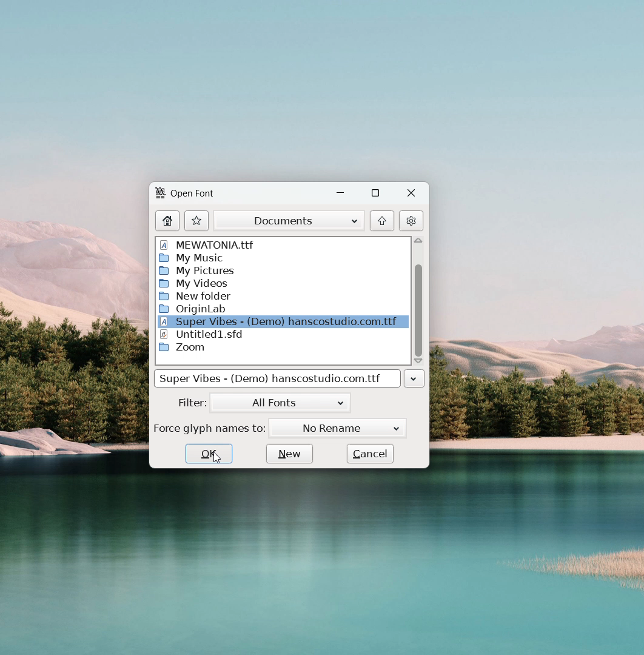 The height and width of the screenshot is (655, 644). I want to click on ok, so click(209, 454).